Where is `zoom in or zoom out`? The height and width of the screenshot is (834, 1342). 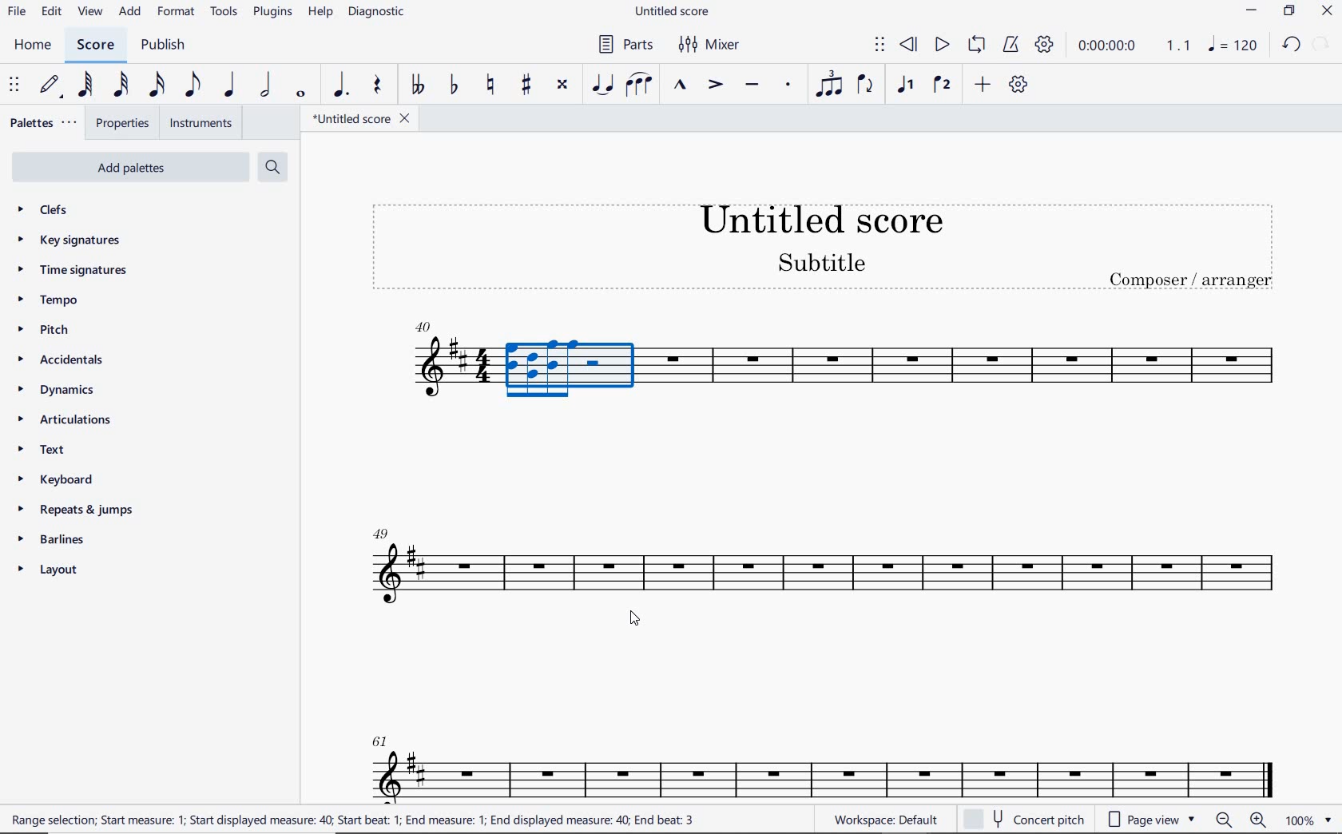 zoom in or zoom out is located at coordinates (1243, 821).